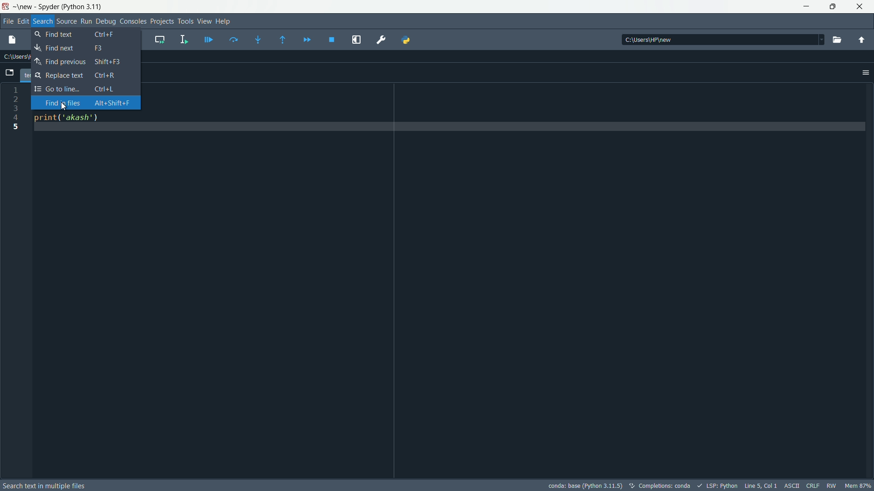  I want to click on step into function, so click(260, 40).